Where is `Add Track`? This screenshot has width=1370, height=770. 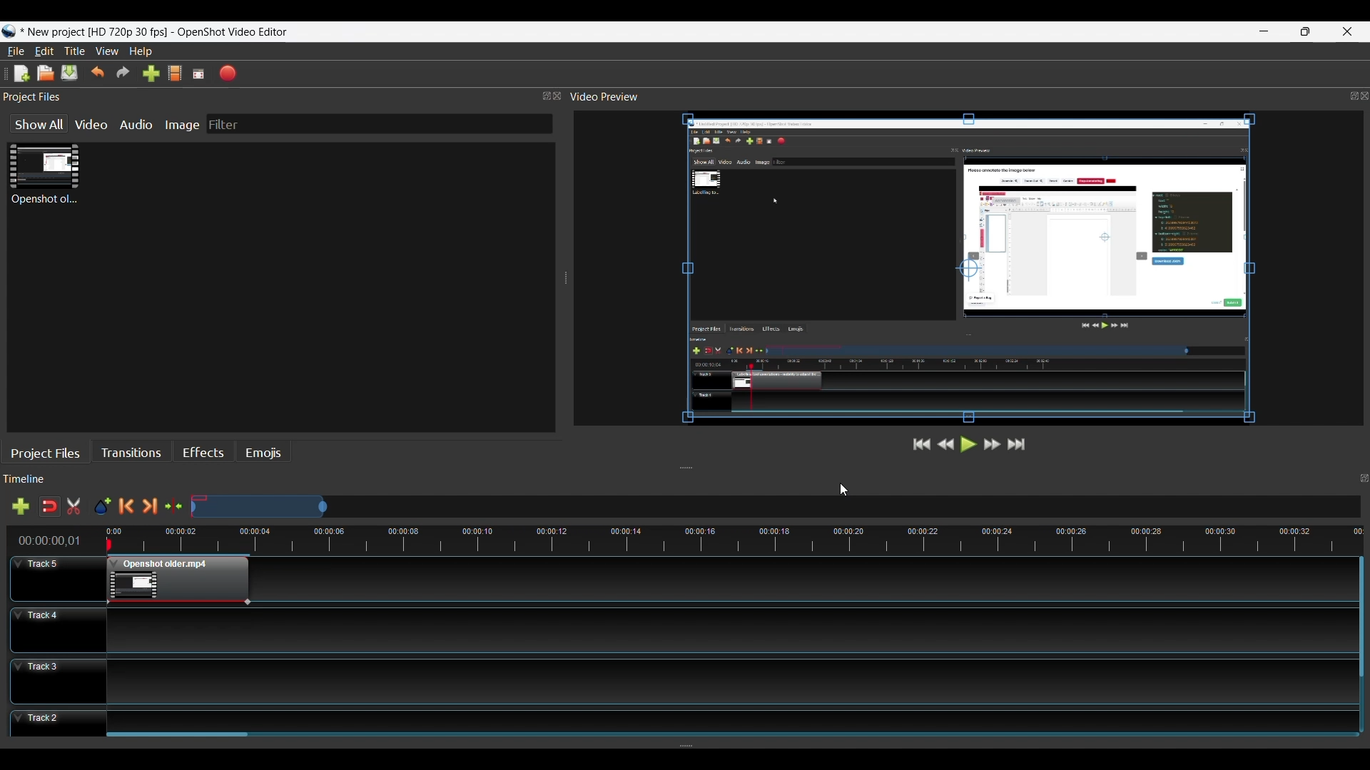 Add Track is located at coordinates (21, 506).